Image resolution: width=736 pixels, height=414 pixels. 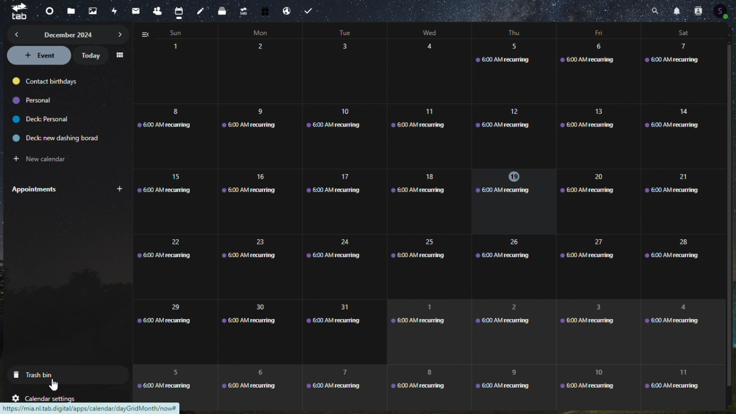 What do you see at coordinates (700, 10) in the screenshot?
I see `contacts` at bounding box center [700, 10].